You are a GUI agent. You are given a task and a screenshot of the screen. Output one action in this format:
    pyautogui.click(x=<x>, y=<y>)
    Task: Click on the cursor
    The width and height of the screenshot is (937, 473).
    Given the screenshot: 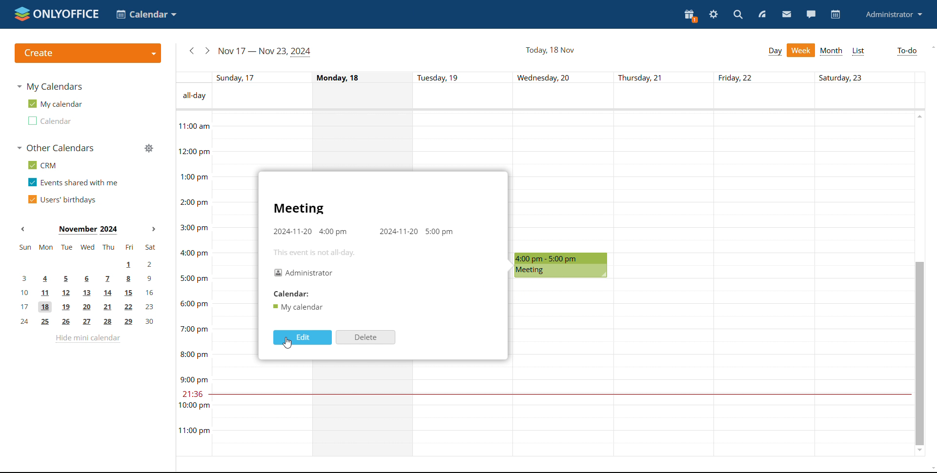 What is the action you would take?
    pyautogui.click(x=287, y=343)
    